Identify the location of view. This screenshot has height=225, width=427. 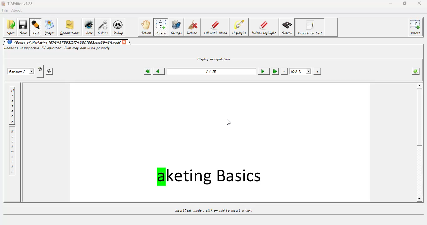
(89, 27).